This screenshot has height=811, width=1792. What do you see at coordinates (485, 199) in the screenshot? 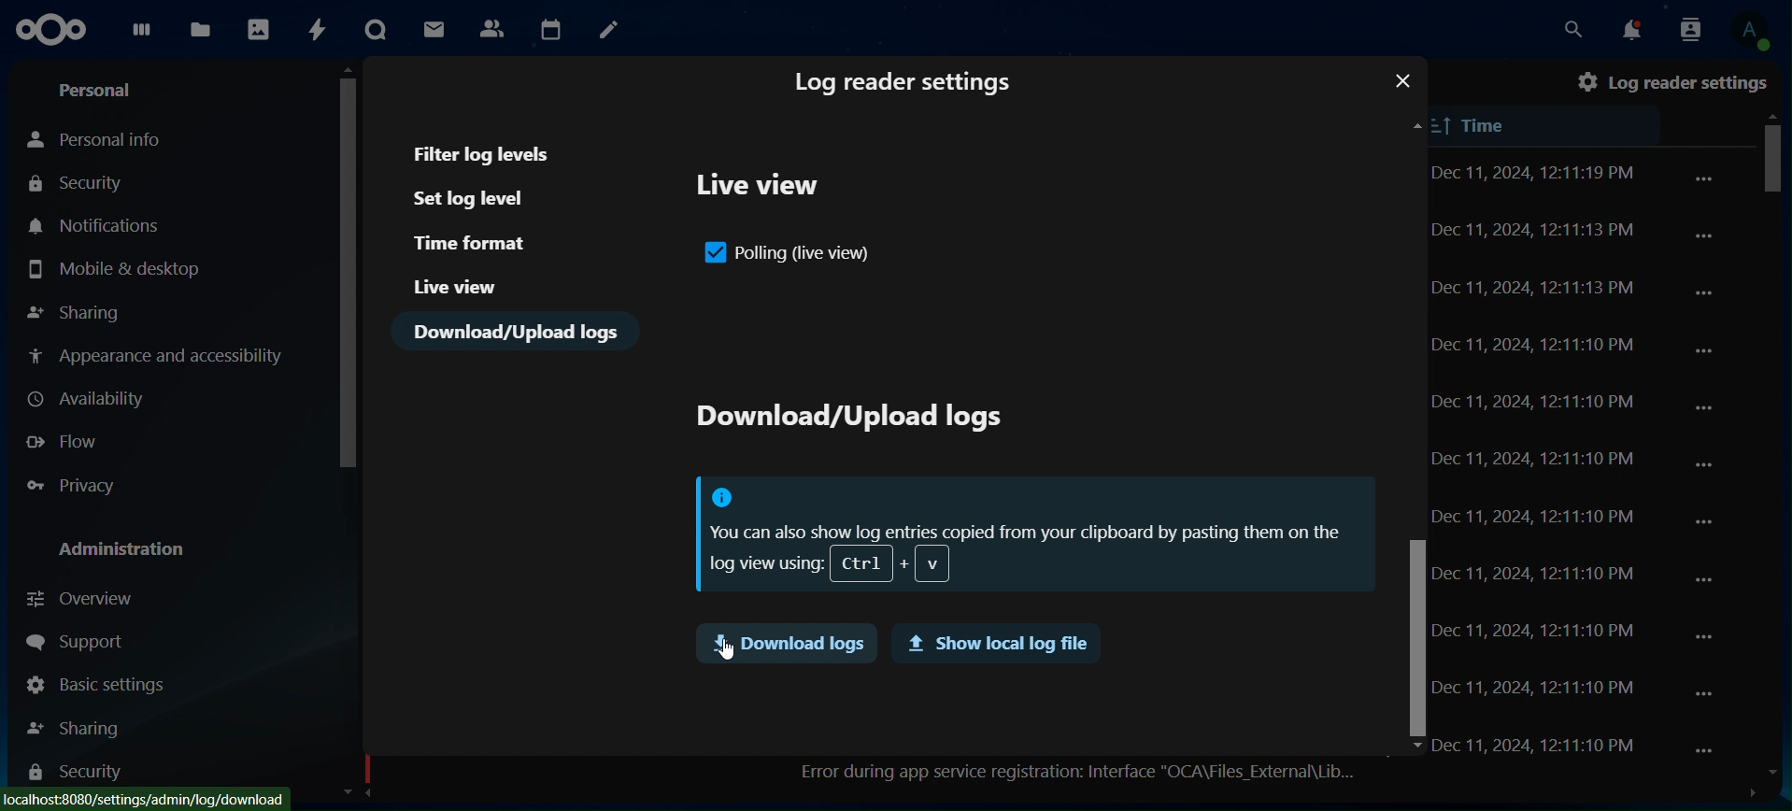
I see `set log level` at bounding box center [485, 199].